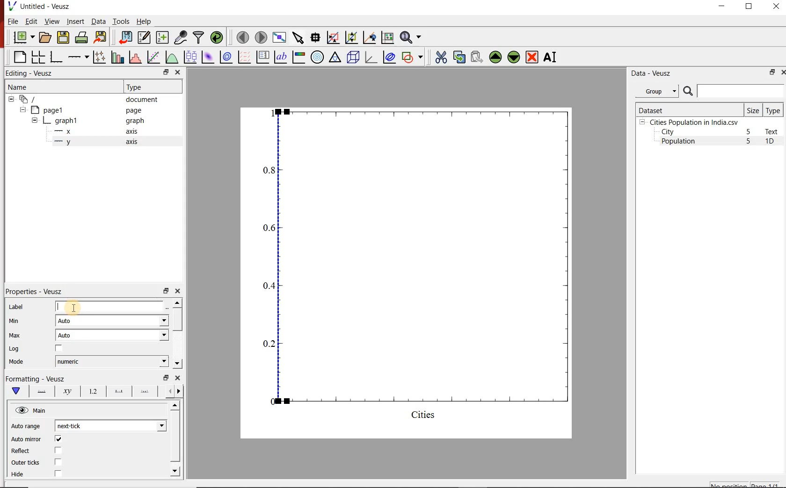 This screenshot has height=488, width=786. I want to click on plot a 2d dataset as an image, so click(207, 56).